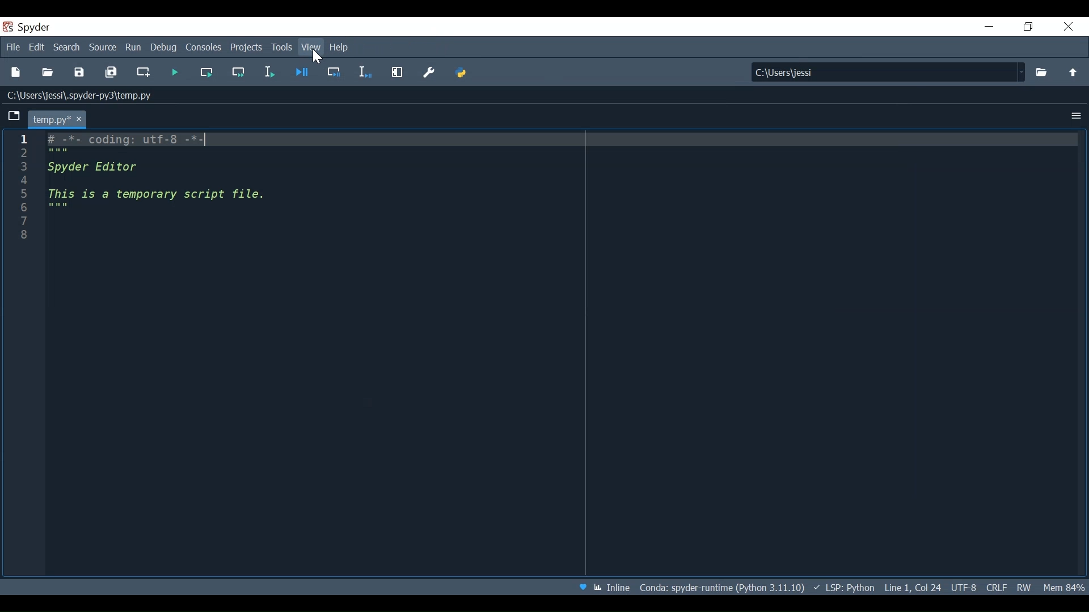 The image size is (1089, 612). What do you see at coordinates (12, 47) in the screenshot?
I see `File` at bounding box center [12, 47].